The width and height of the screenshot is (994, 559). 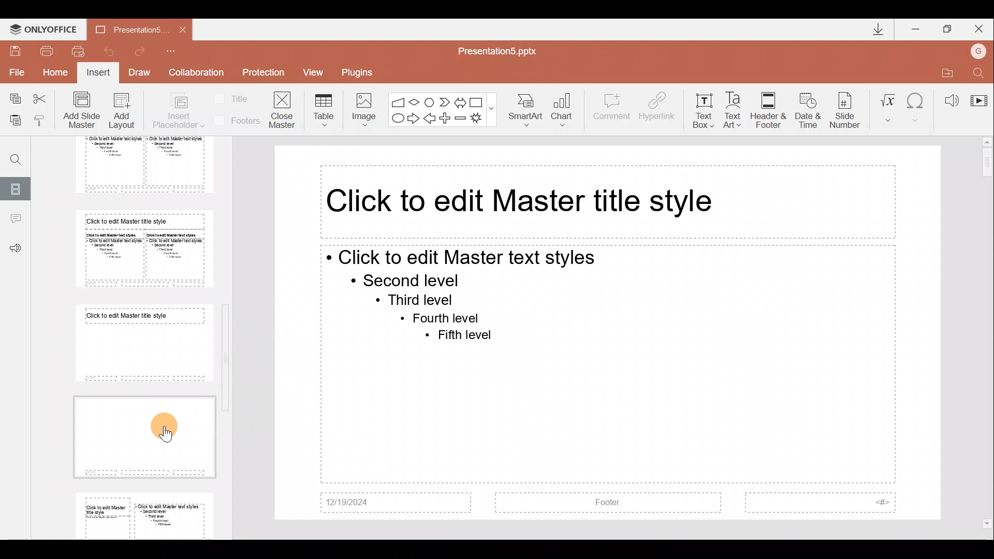 What do you see at coordinates (806, 108) in the screenshot?
I see `Date & time` at bounding box center [806, 108].